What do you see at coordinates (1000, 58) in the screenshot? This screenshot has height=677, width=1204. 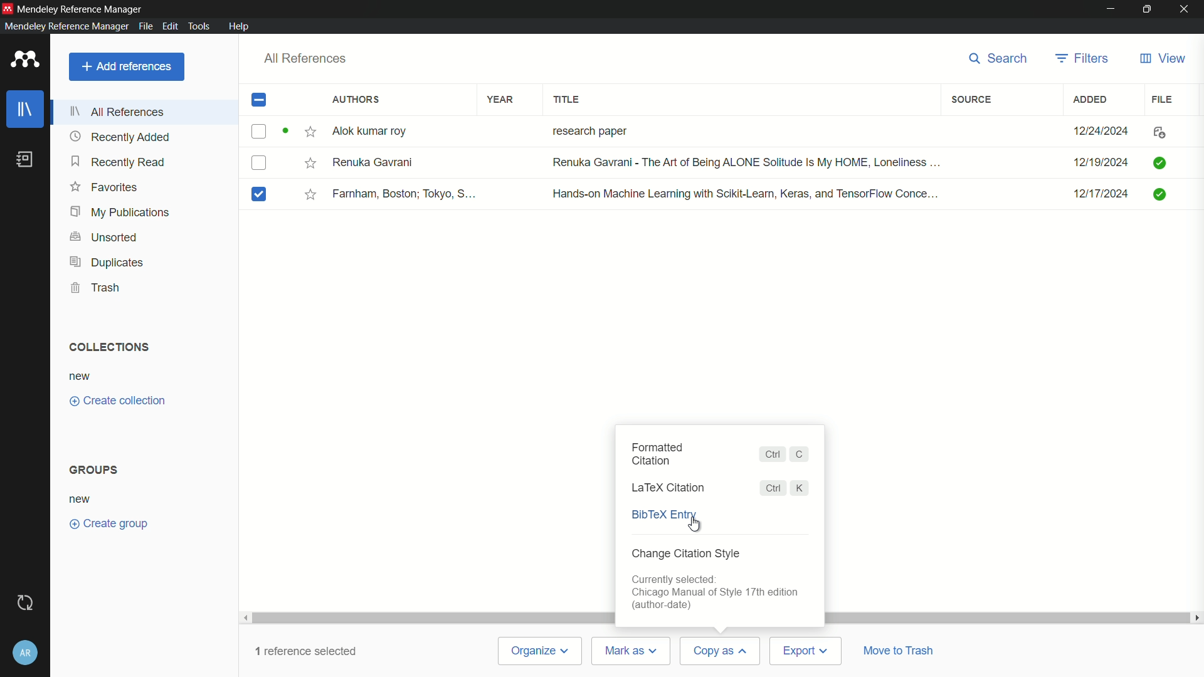 I see `search` at bounding box center [1000, 58].